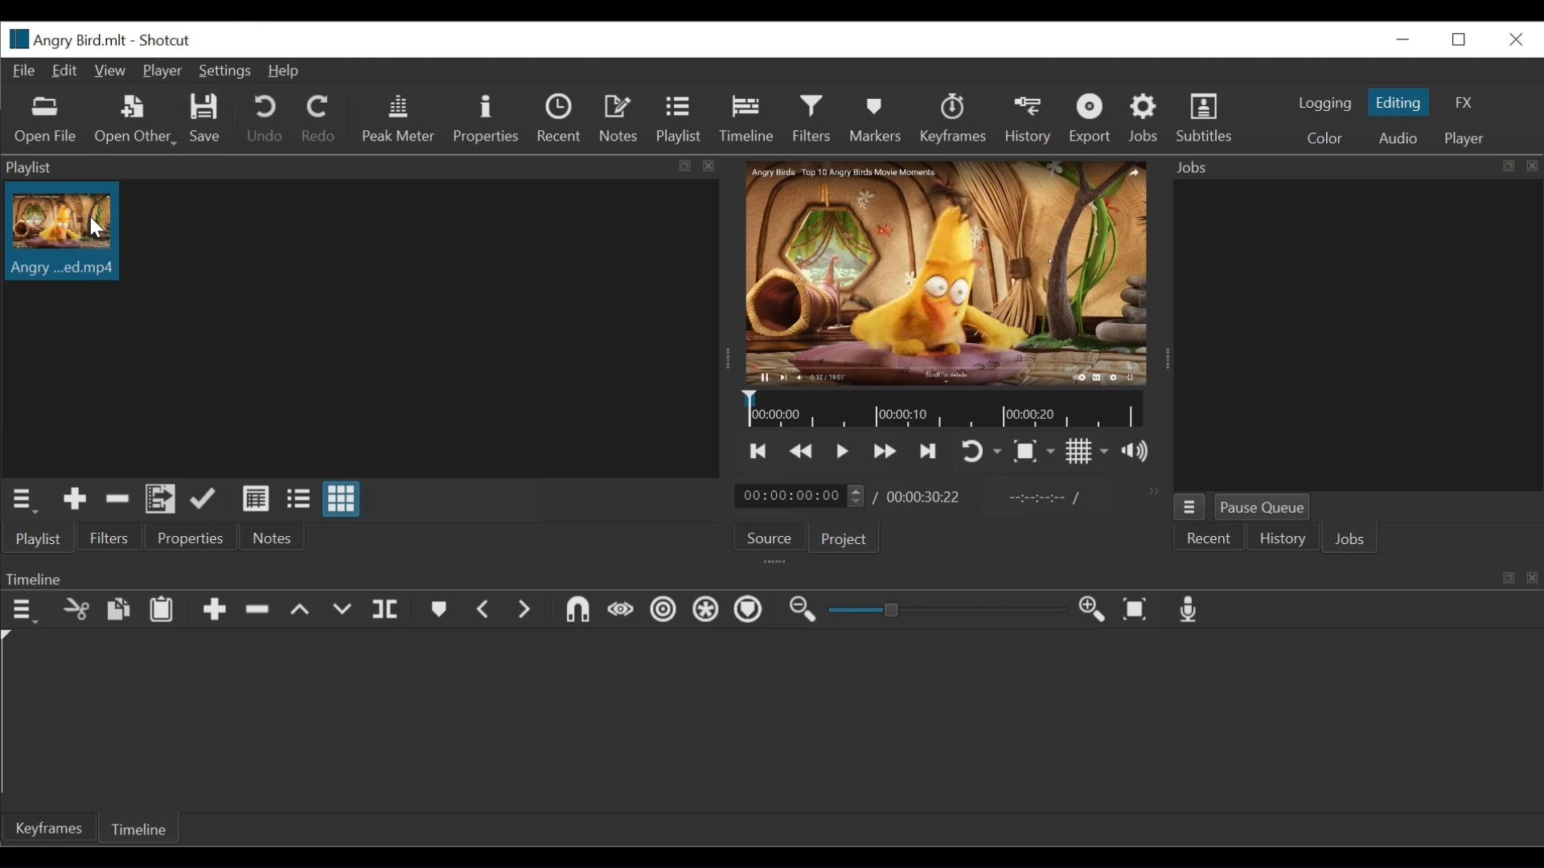 Image resolution: width=1544 pixels, height=868 pixels. What do you see at coordinates (925, 497) in the screenshot?
I see `Total duration` at bounding box center [925, 497].